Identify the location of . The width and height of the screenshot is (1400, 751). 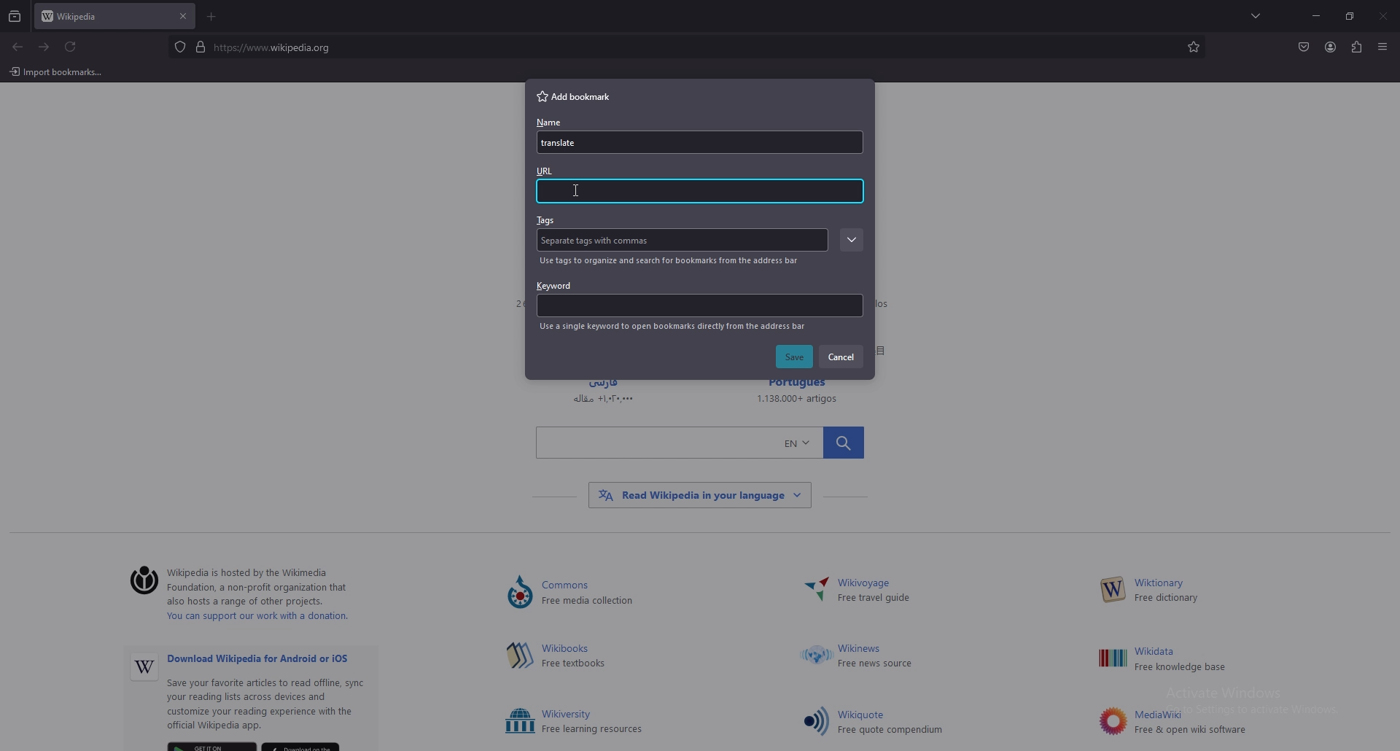
(520, 594).